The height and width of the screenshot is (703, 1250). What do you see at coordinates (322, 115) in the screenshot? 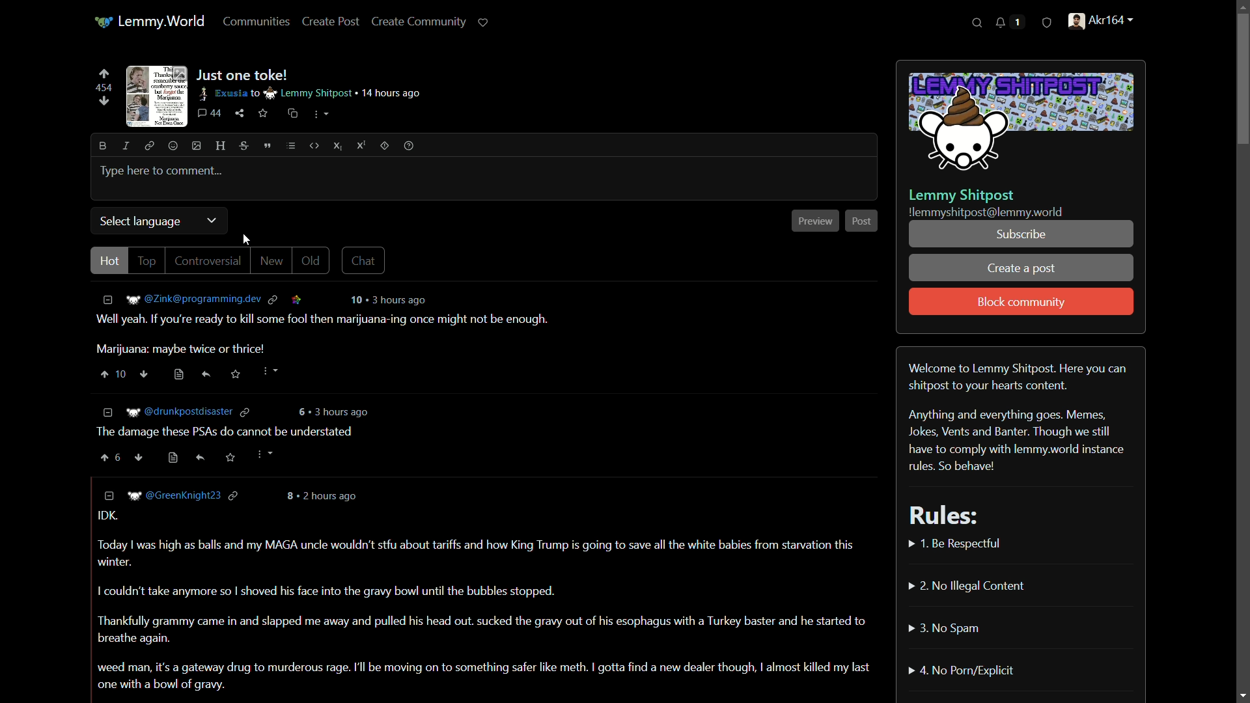
I see `more actions` at bounding box center [322, 115].